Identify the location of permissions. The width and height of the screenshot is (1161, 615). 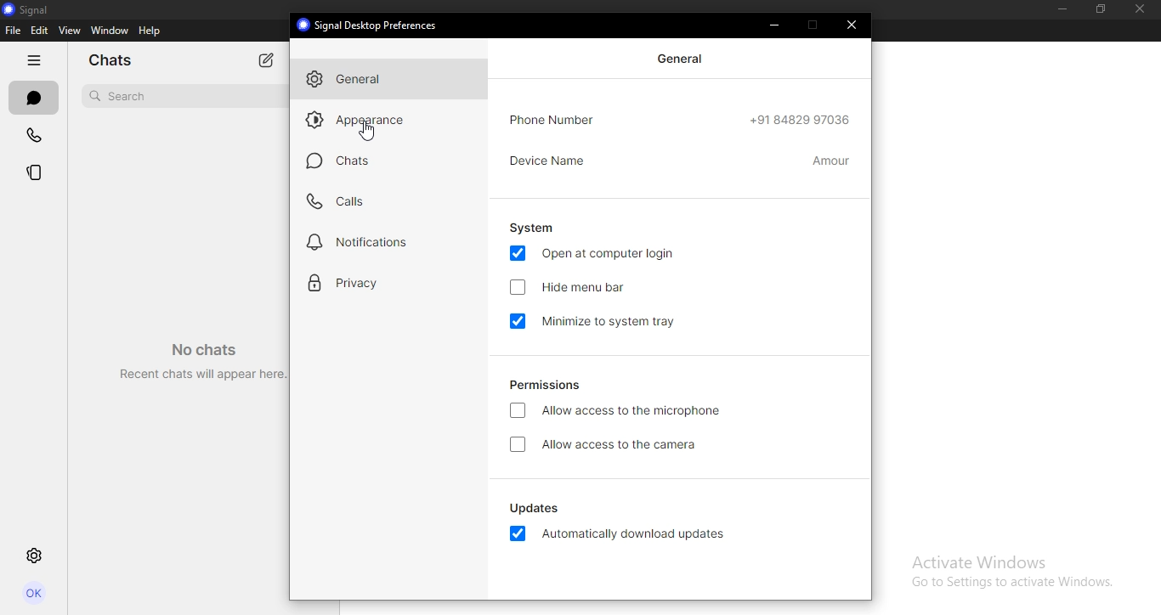
(555, 386).